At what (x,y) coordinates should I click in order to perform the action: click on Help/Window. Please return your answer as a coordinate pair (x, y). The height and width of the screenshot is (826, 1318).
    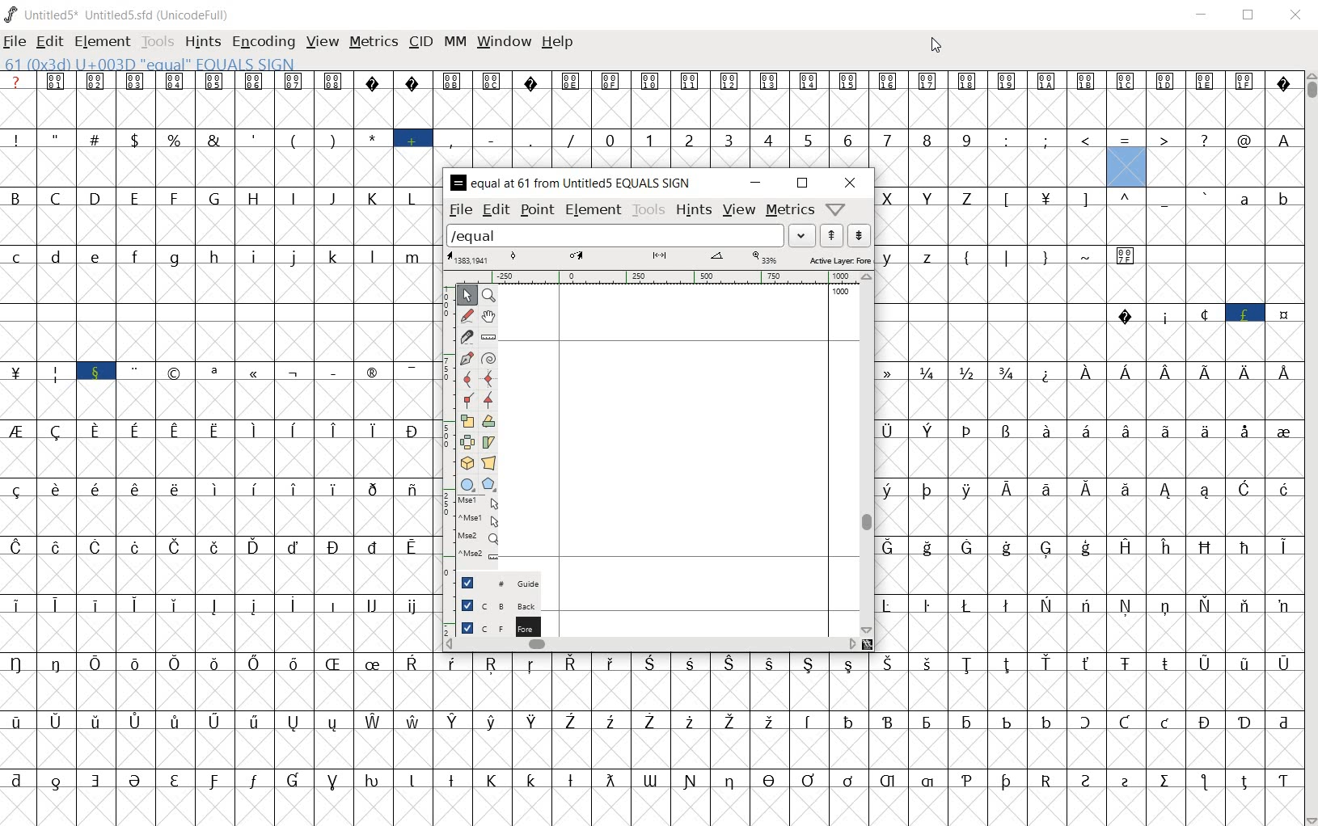
    Looking at the image, I should click on (836, 209).